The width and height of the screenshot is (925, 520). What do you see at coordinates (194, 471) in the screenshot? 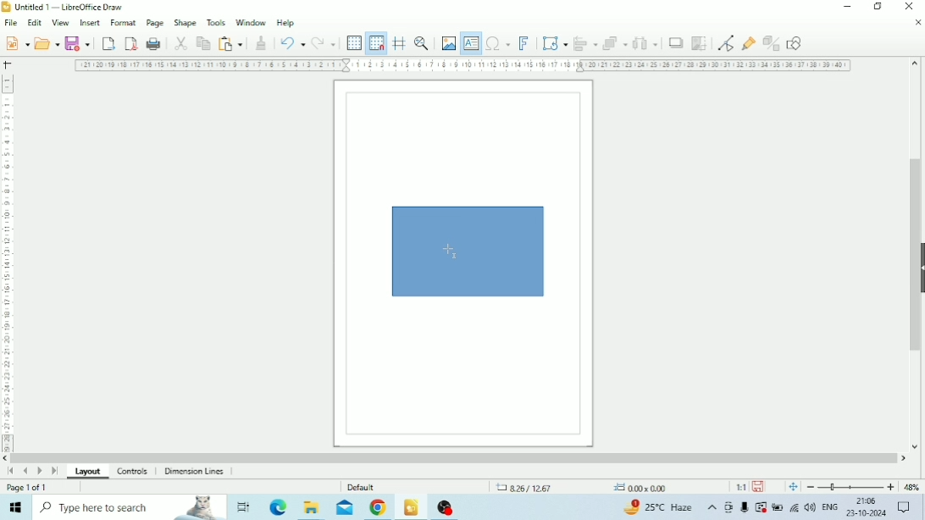
I see `Dimension Lines` at bounding box center [194, 471].